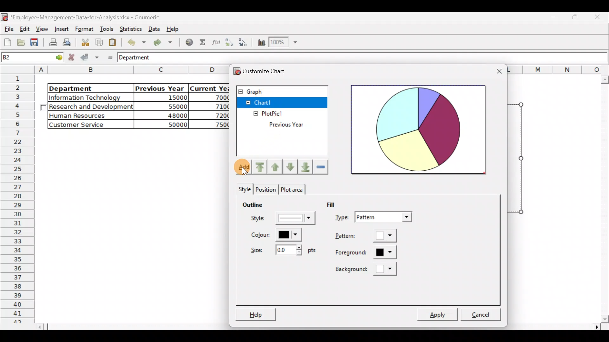  Describe the element at coordinates (256, 205) in the screenshot. I see `Outline` at that location.